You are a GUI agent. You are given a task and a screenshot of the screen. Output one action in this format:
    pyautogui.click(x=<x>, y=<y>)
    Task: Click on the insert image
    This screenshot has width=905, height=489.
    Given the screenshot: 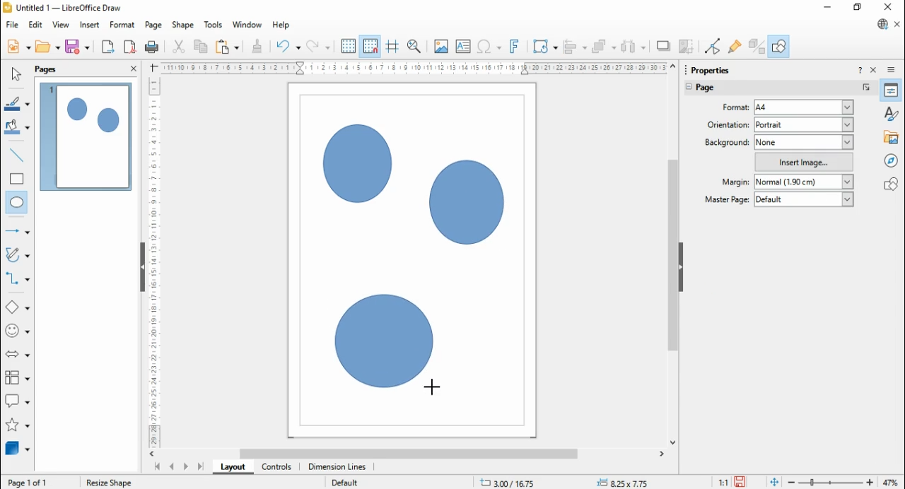 What is the action you would take?
    pyautogui.click(x=440, y=46)
    